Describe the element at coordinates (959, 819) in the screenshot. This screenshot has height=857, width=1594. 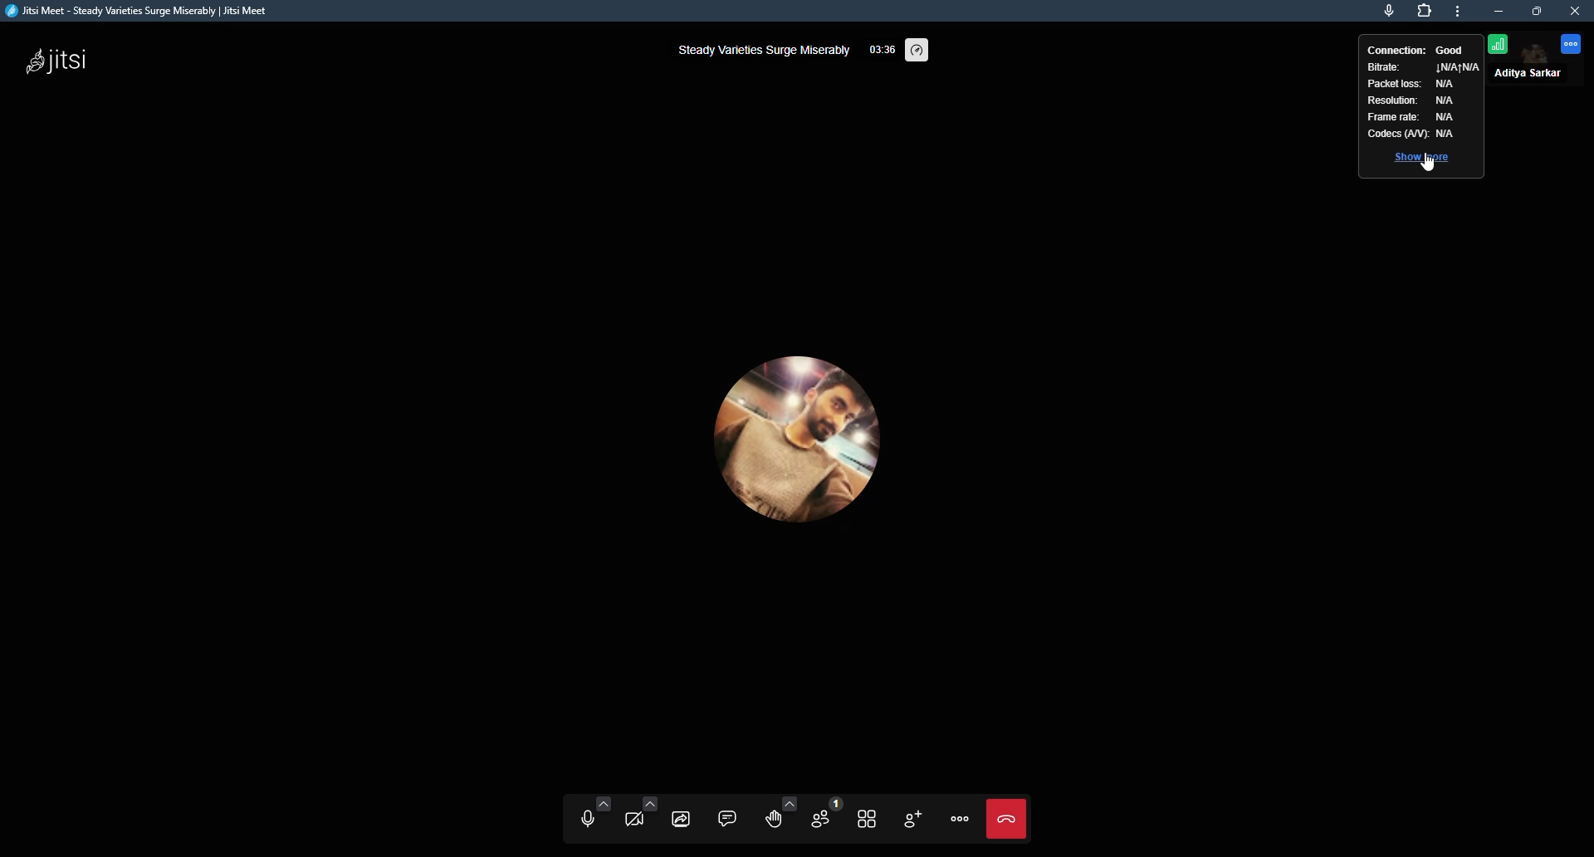
I see `more actions` at that location.